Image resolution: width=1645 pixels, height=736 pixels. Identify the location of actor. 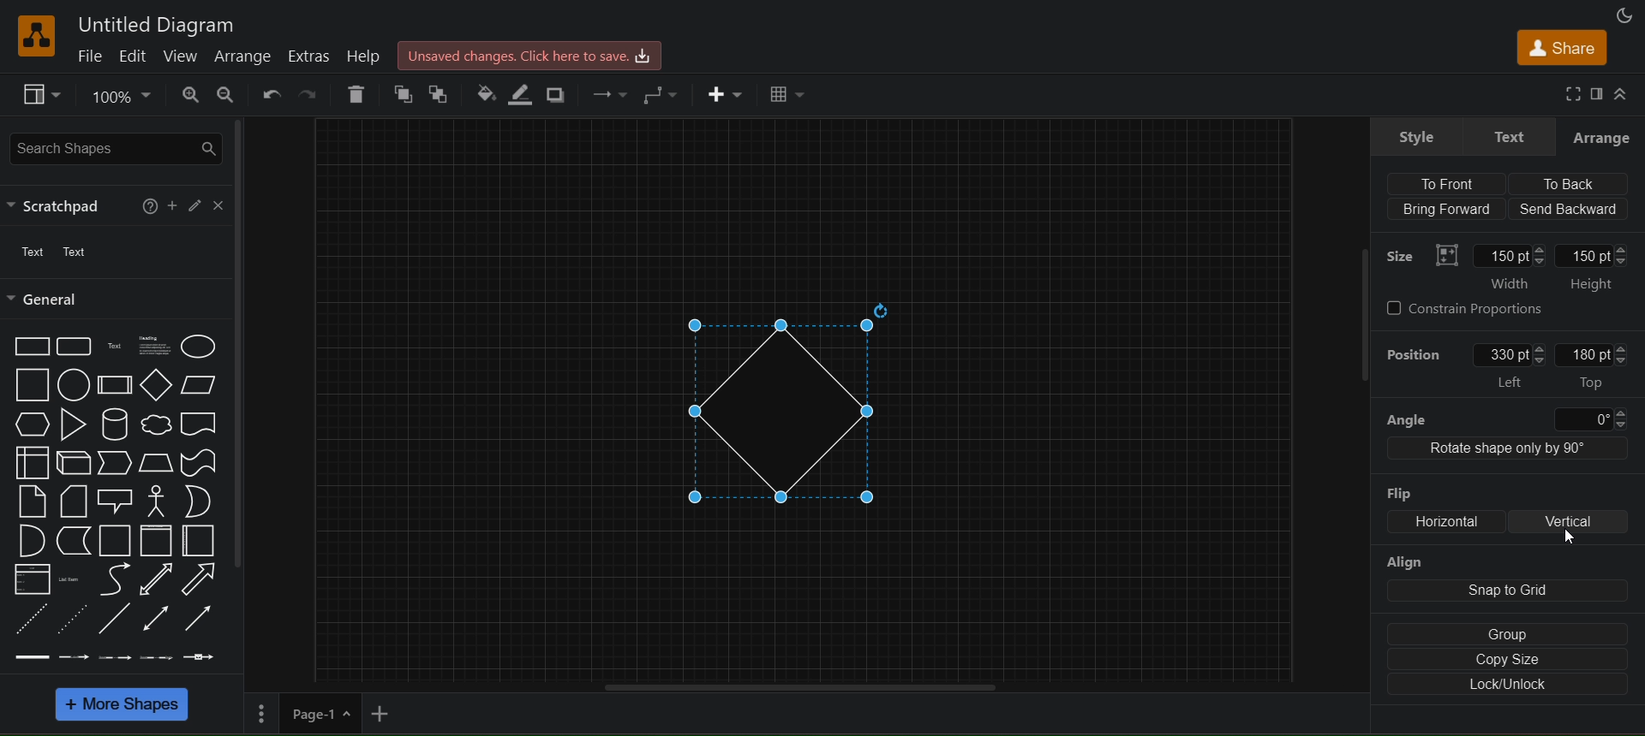
(156, 500).